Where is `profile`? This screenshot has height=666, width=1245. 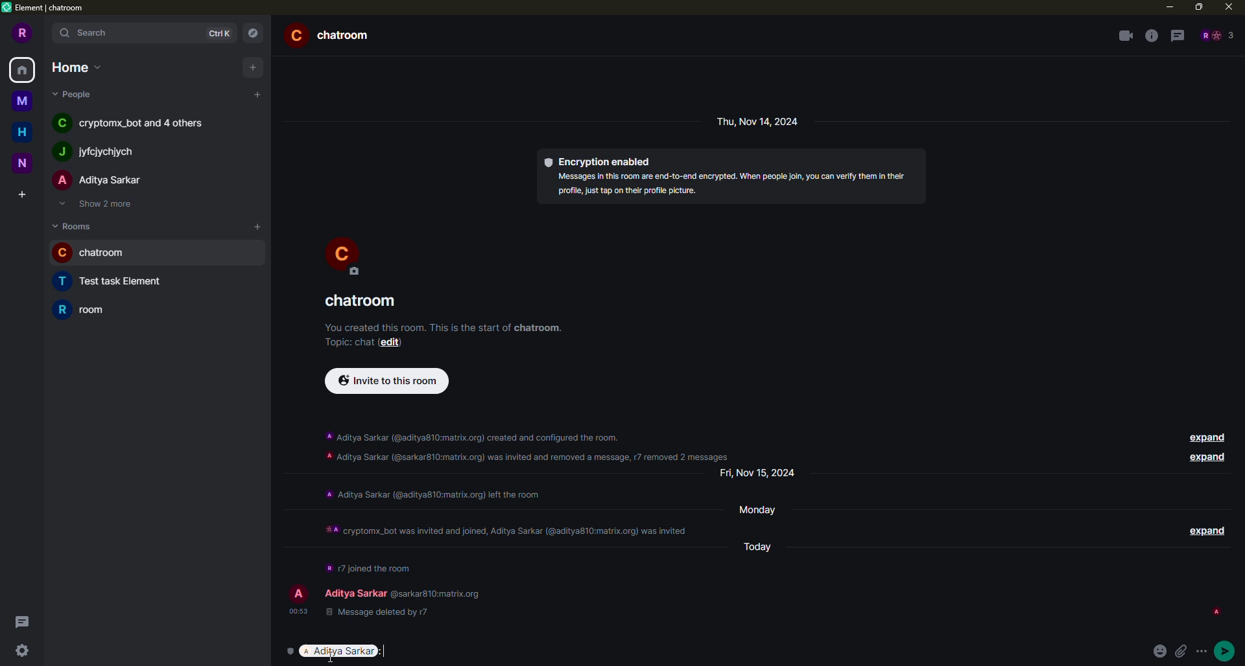 profile is located at coordinates (23, 32).